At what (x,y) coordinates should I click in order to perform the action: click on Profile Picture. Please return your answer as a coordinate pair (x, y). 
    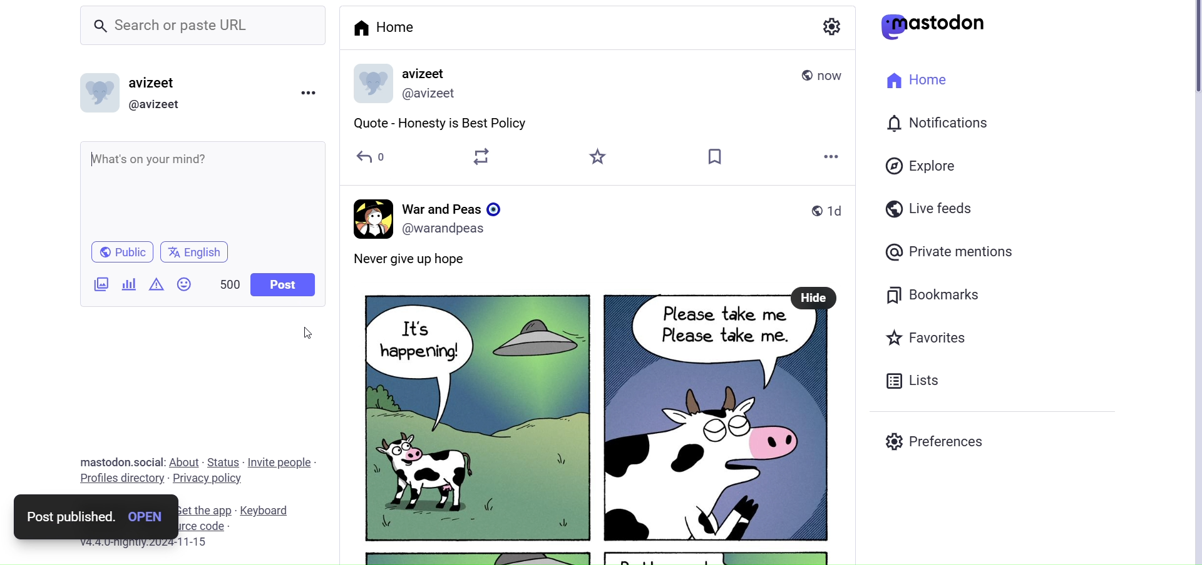
    Looking at the image, I should click on (102, 95).